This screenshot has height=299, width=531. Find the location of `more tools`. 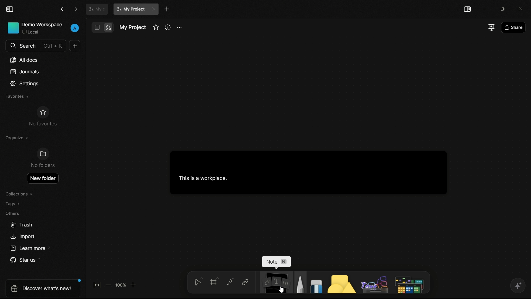

more tools is located at coordinates (409, 283).